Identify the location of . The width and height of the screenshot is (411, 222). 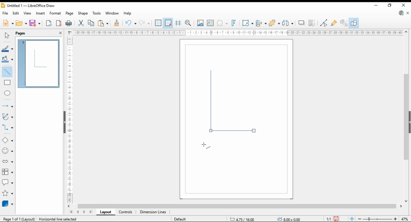
(286, 219).